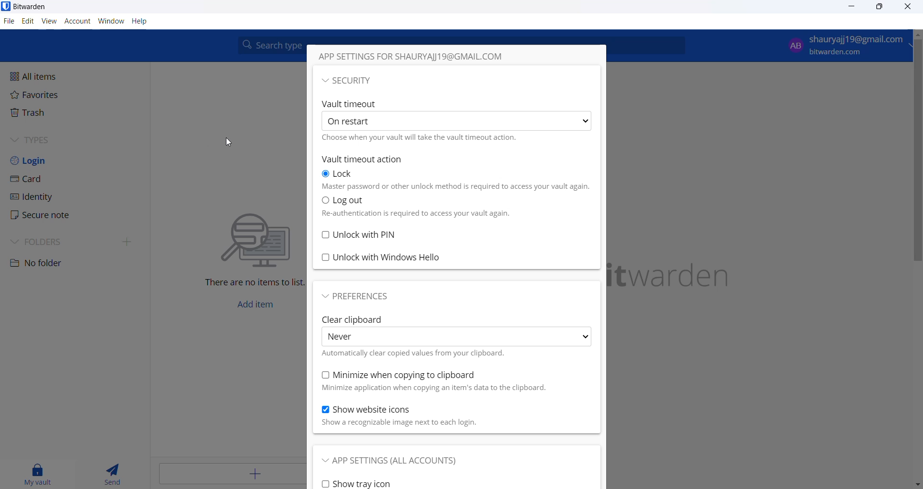  Describe the element at coordinates (75, 216) in the screenshot. I see `secure note` at that location.